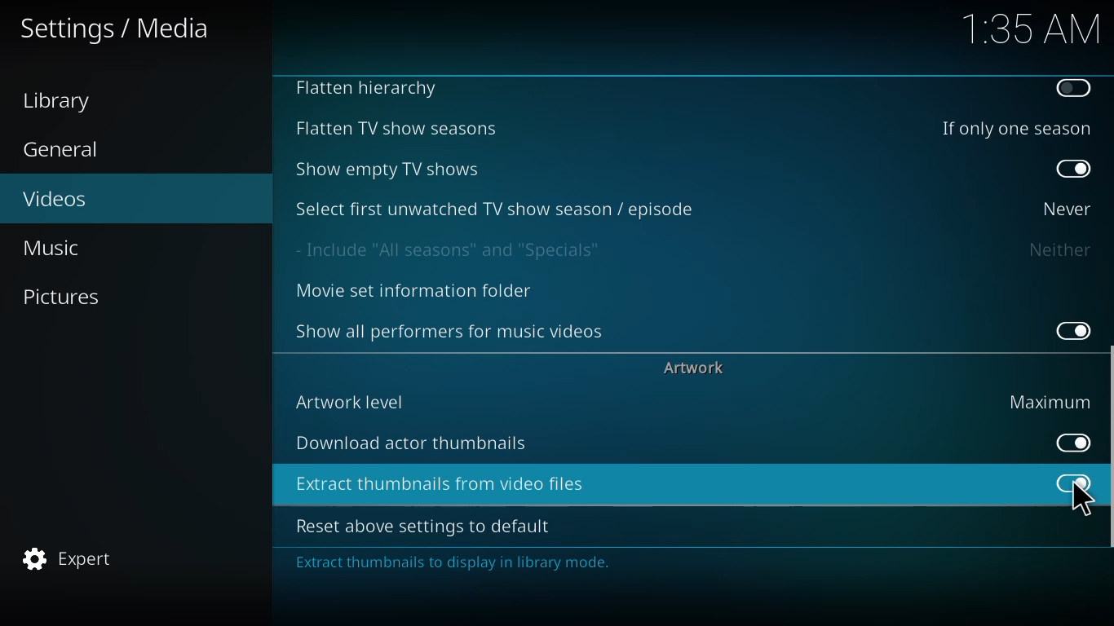 The width and height of the screenshot is (1114, 626). I want to click on neither, so click(1059, 249).